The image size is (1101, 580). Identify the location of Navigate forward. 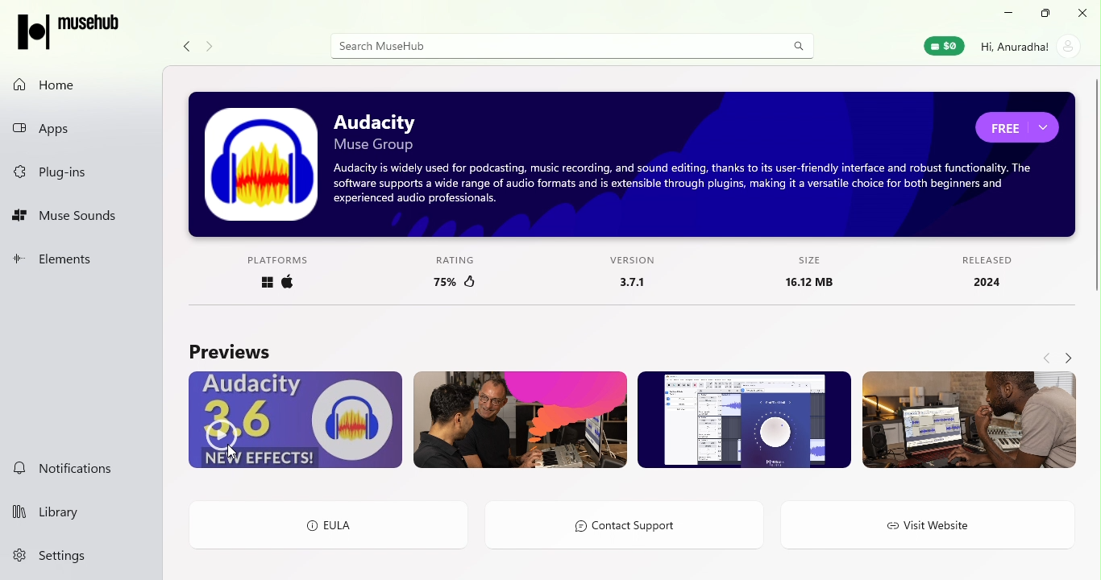
(1067, 355).